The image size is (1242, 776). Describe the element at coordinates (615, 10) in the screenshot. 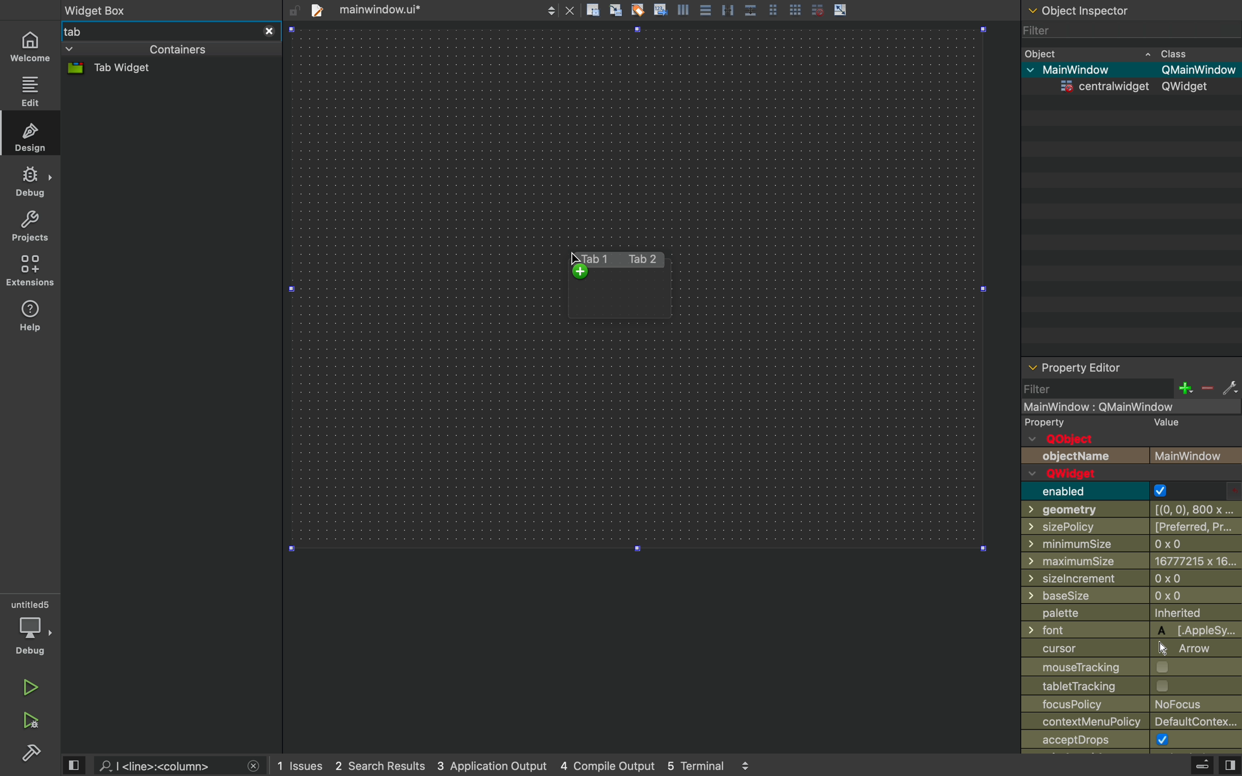

I see `align grid` at that location.